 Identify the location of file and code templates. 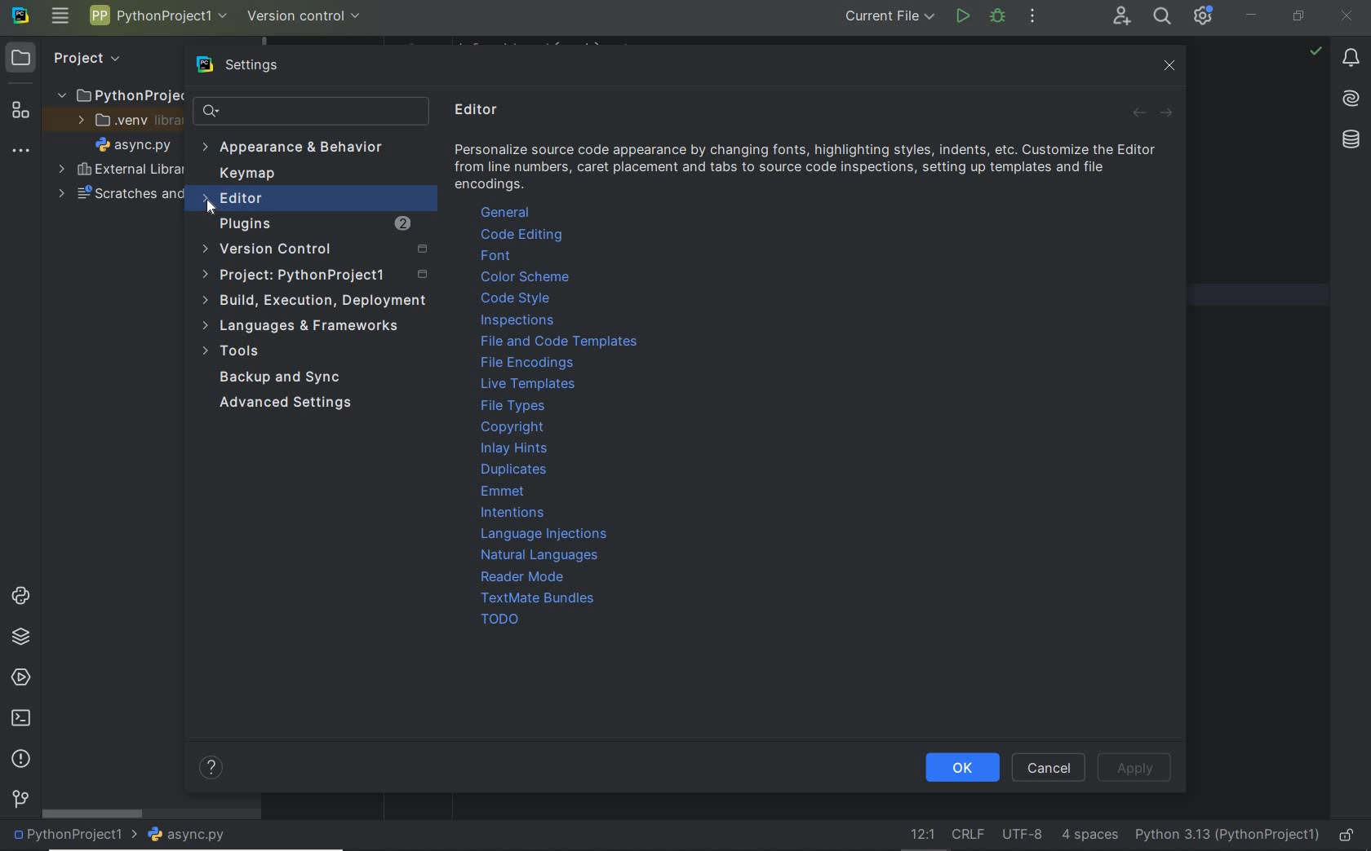
(560, 343).